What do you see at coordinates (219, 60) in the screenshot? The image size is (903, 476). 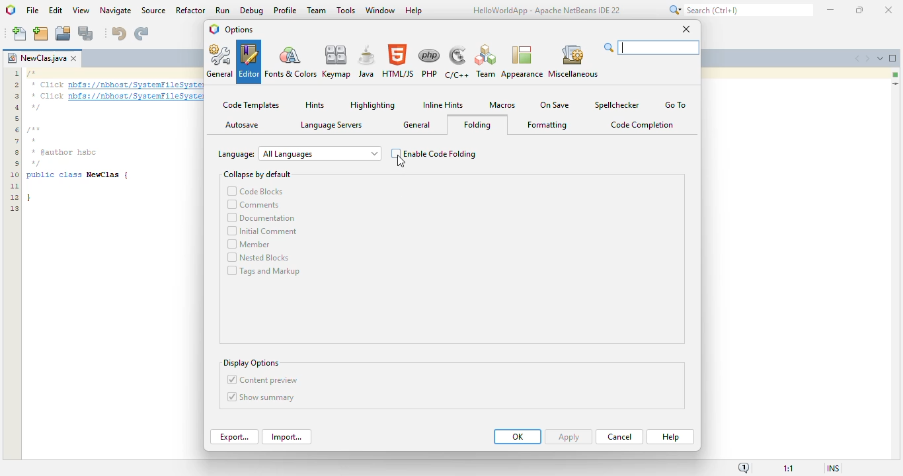 I see `general` at bounding box center [219, 60].